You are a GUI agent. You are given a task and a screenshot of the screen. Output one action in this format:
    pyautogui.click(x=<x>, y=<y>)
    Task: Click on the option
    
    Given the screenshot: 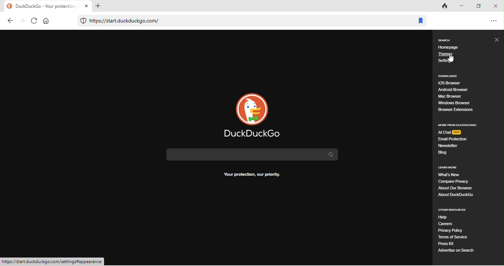 What is the action you would take?
    pyautogui.click(x=493, y=20)
    